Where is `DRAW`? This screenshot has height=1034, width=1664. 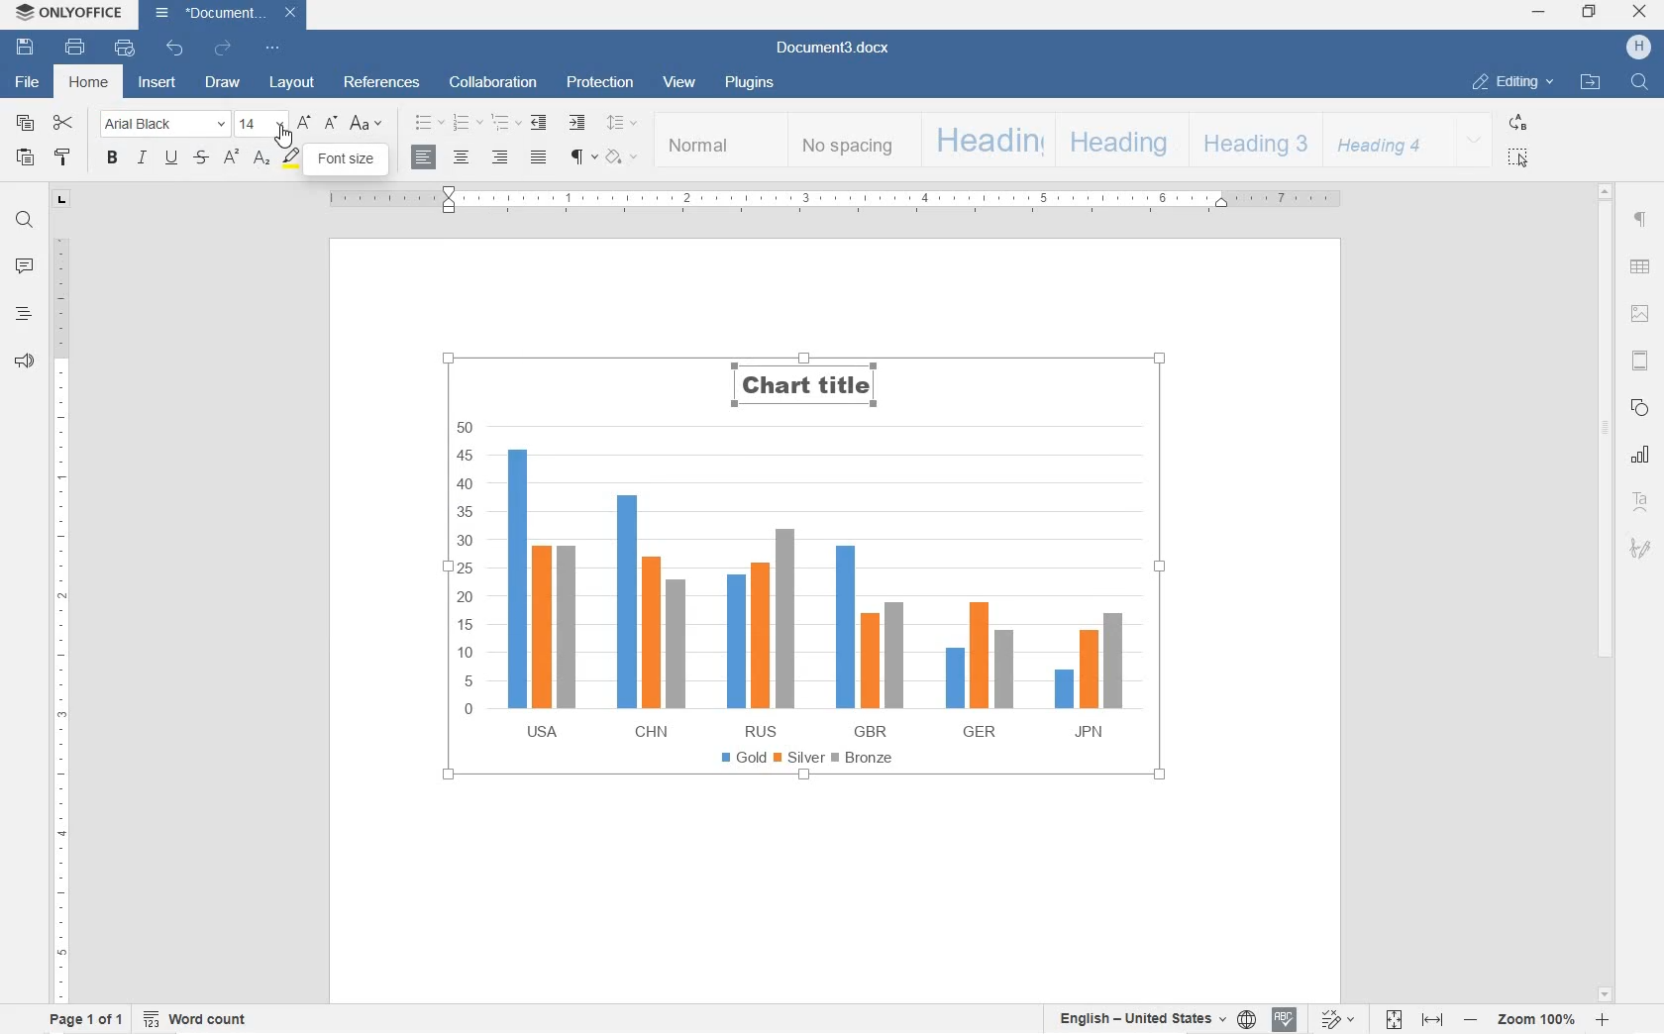 DRAW is located at coordinates (223, 84).